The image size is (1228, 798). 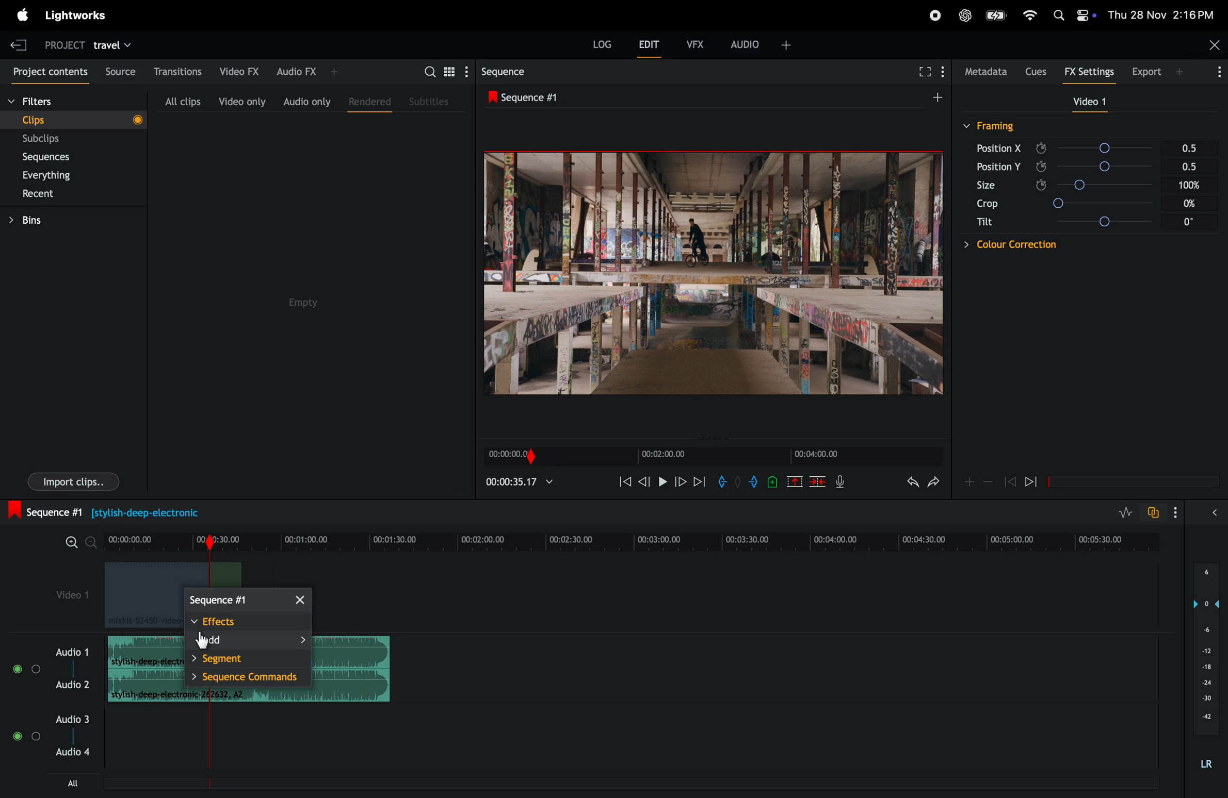 I want to click on light works, so click(x=82, y=14).